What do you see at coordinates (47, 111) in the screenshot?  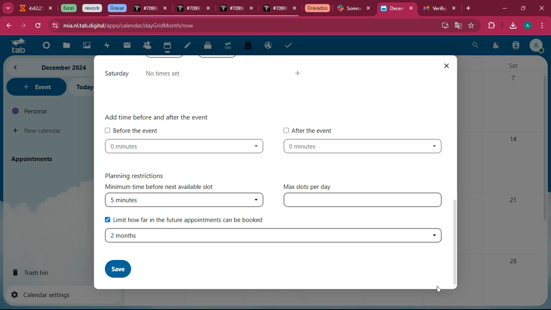 I see `personal` at bounding box center [47, 111].